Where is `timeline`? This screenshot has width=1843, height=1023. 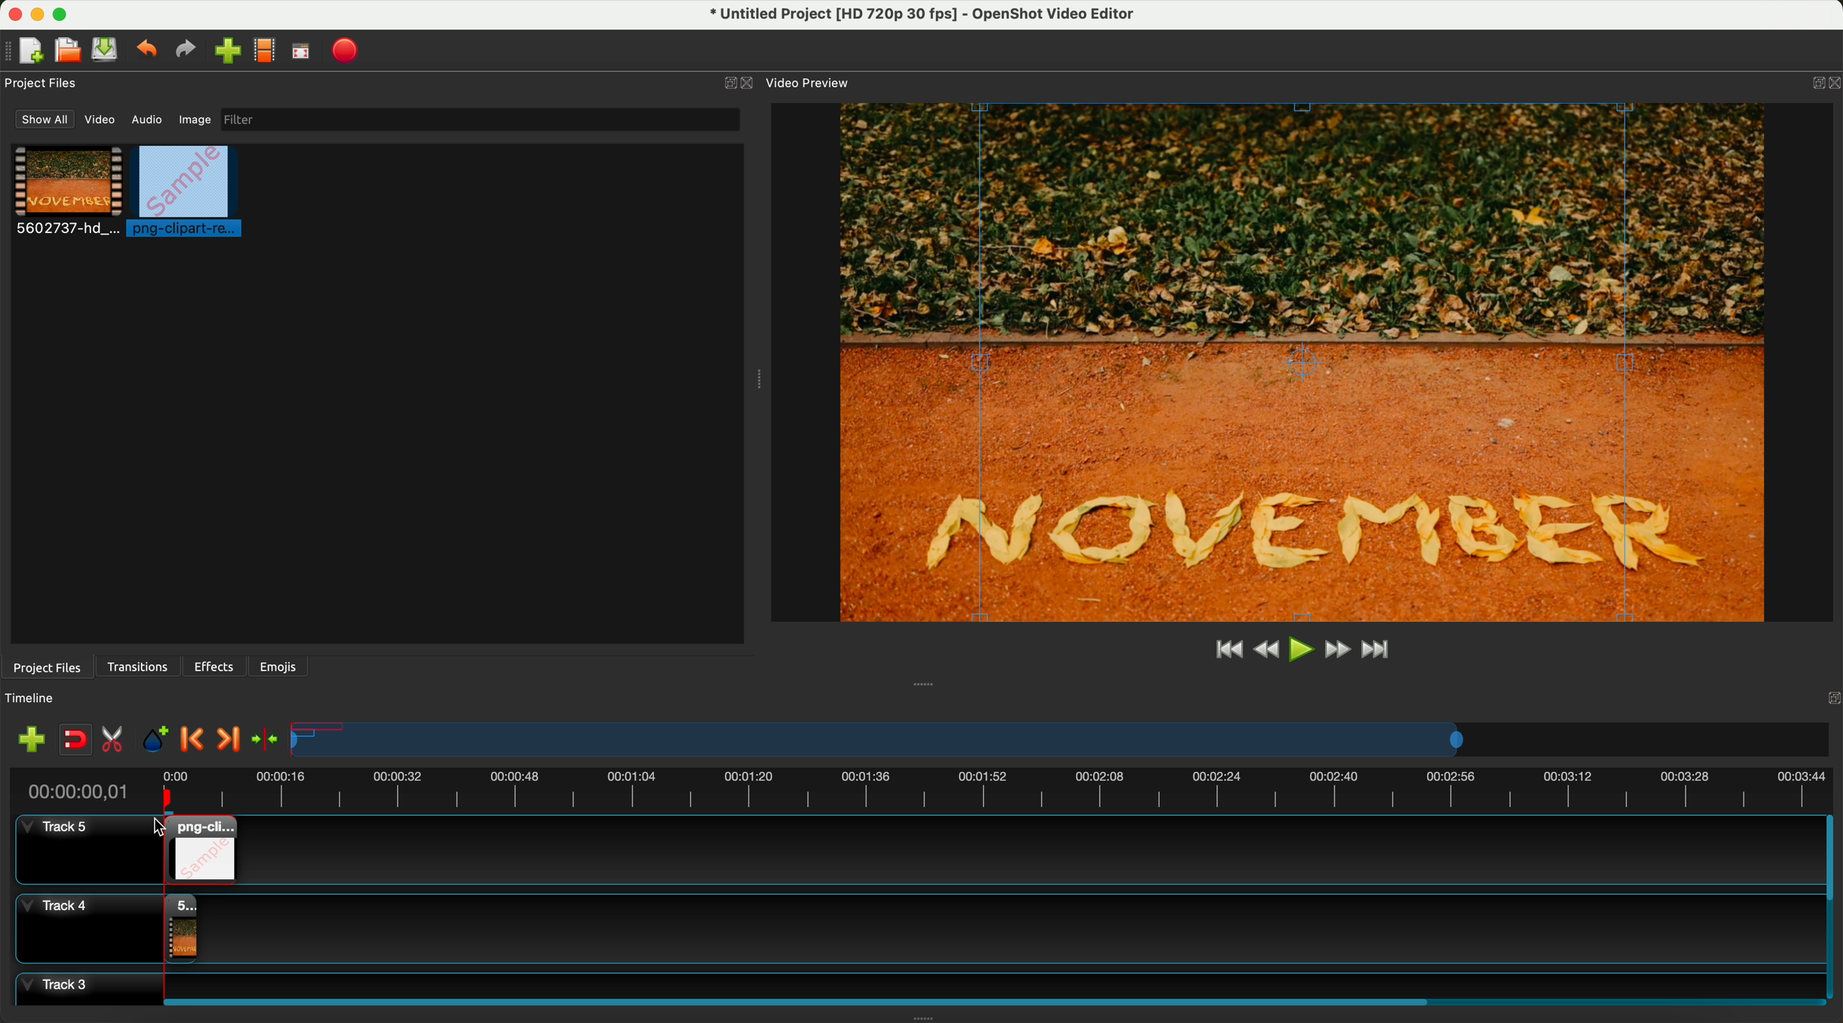
timeline is located at coordinates (920, 789).